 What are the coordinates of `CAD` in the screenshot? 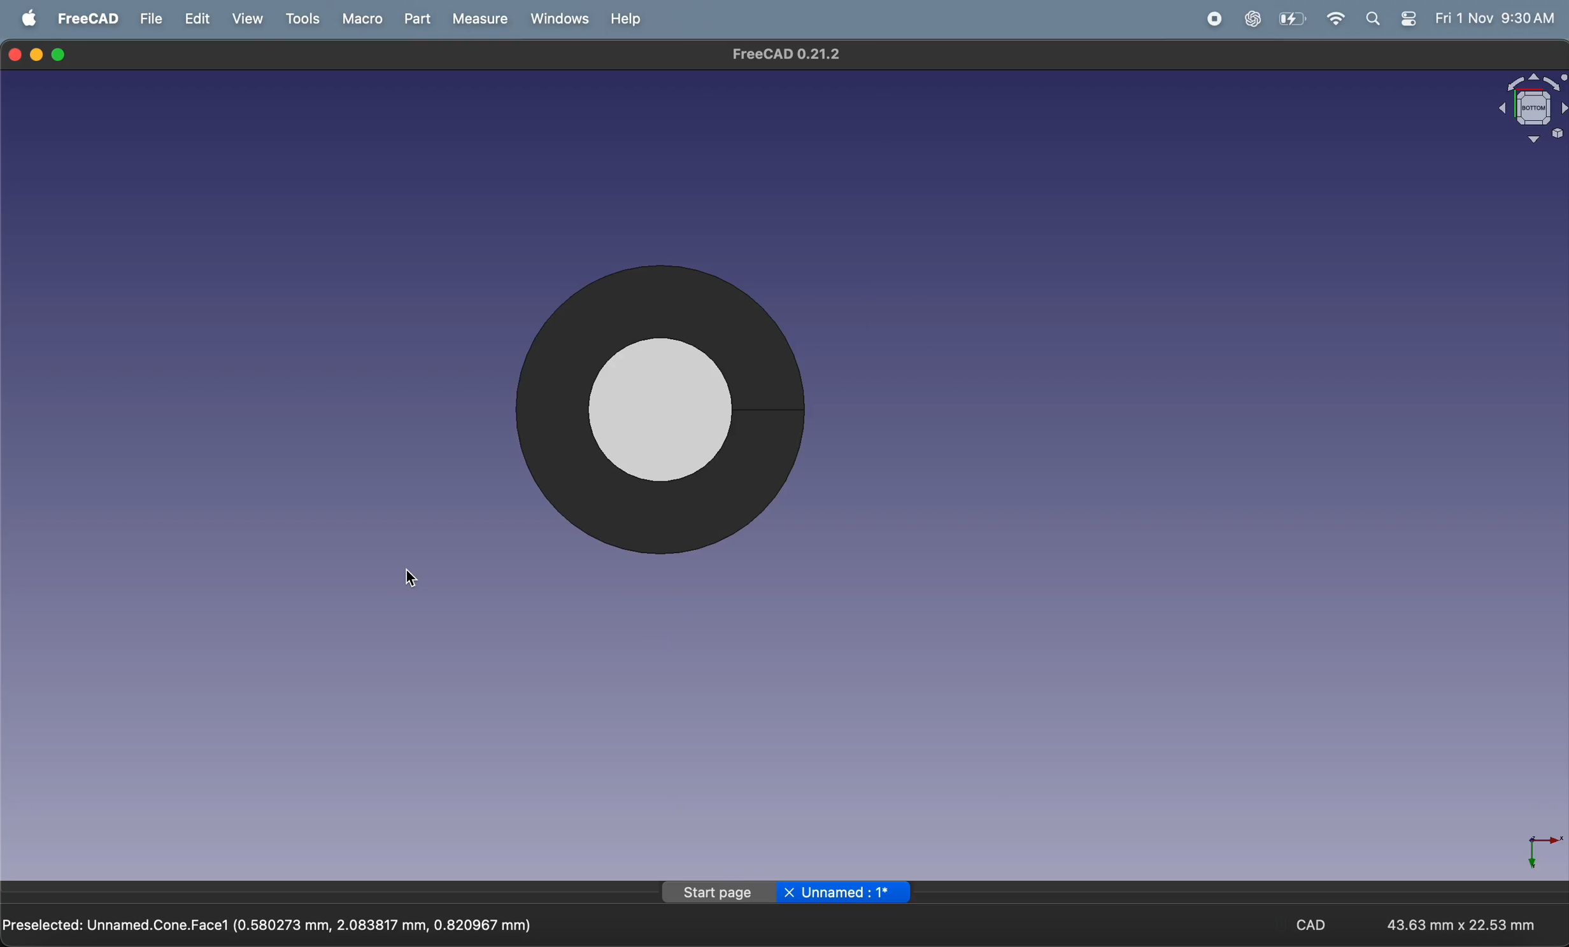 It's located at (1321, 923).